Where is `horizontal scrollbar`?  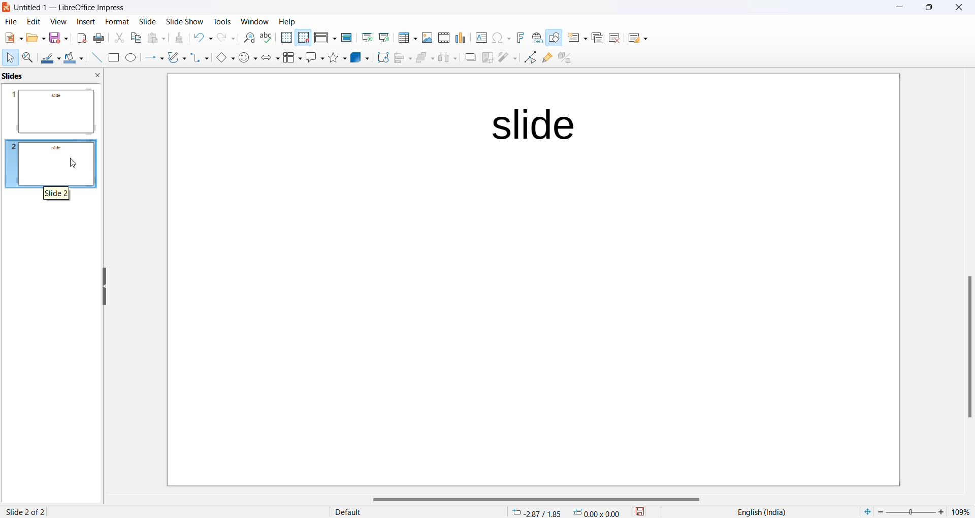
horizontal scrollbar is located at coordinates (534, 499).